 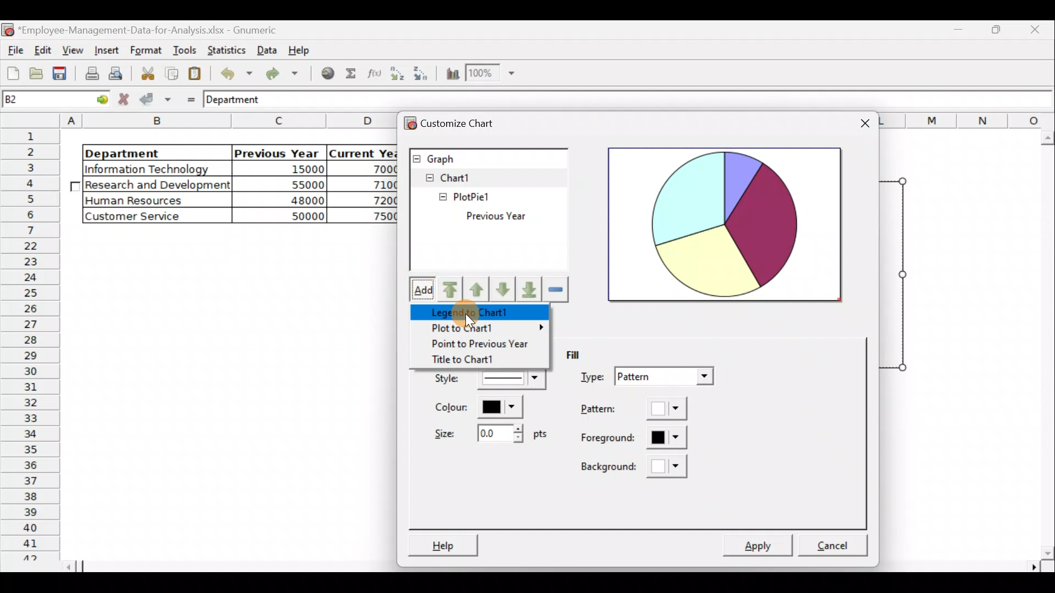 What do you see at coordinates (156, 99) in the screenshot?
I see `Accept change` at bounding box center [156, 99].